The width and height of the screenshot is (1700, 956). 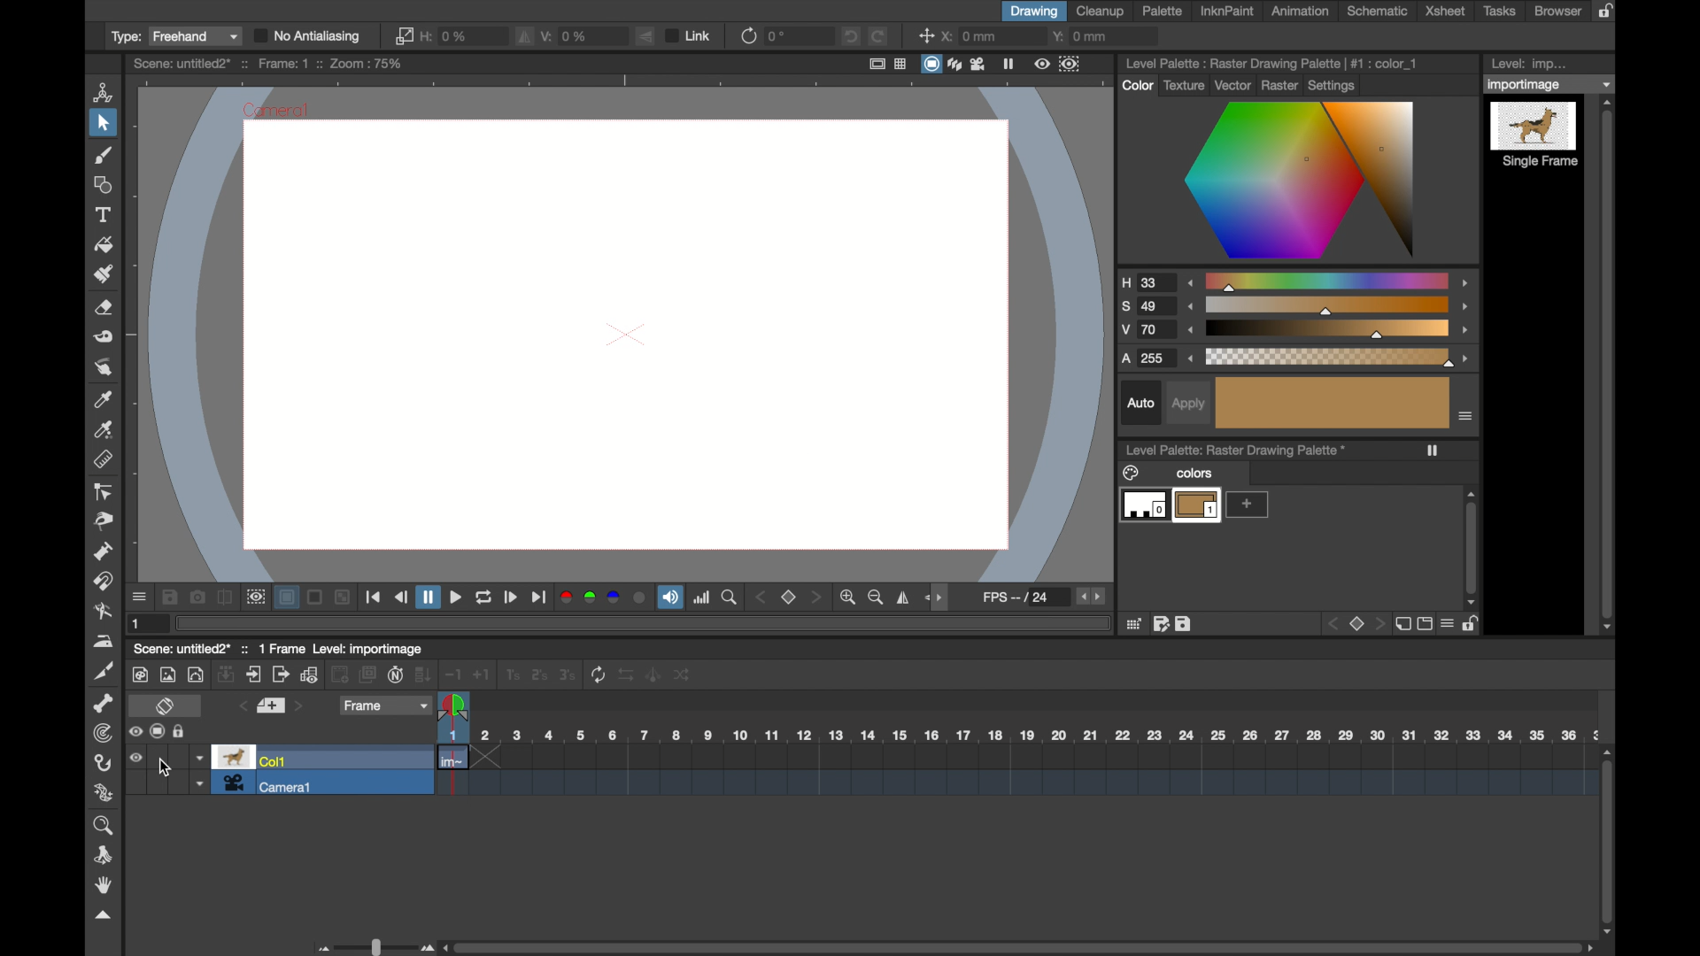 What do you see at coordinates (1354, 623) in the screenshot?
I see `stop` at bounding box center [1354, 623].